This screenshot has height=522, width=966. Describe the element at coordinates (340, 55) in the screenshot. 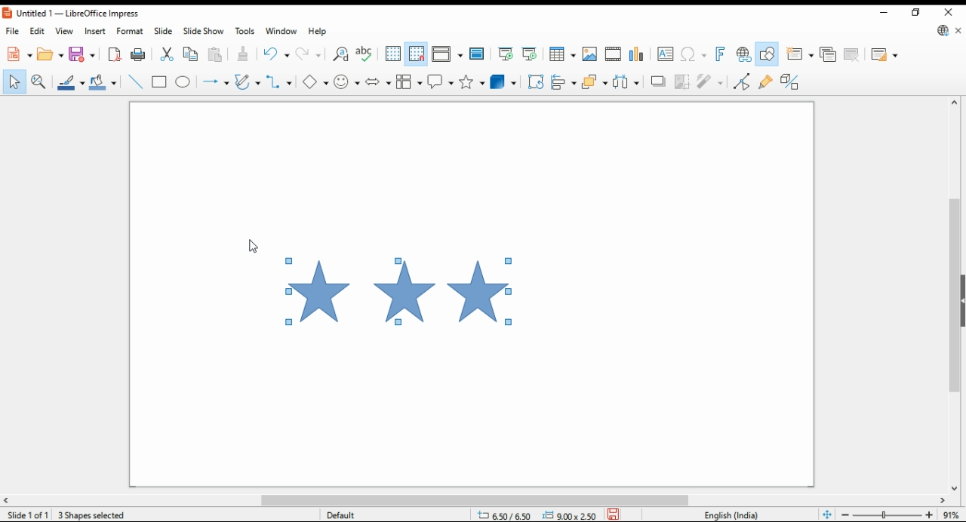

I see `find and replace` at that location.